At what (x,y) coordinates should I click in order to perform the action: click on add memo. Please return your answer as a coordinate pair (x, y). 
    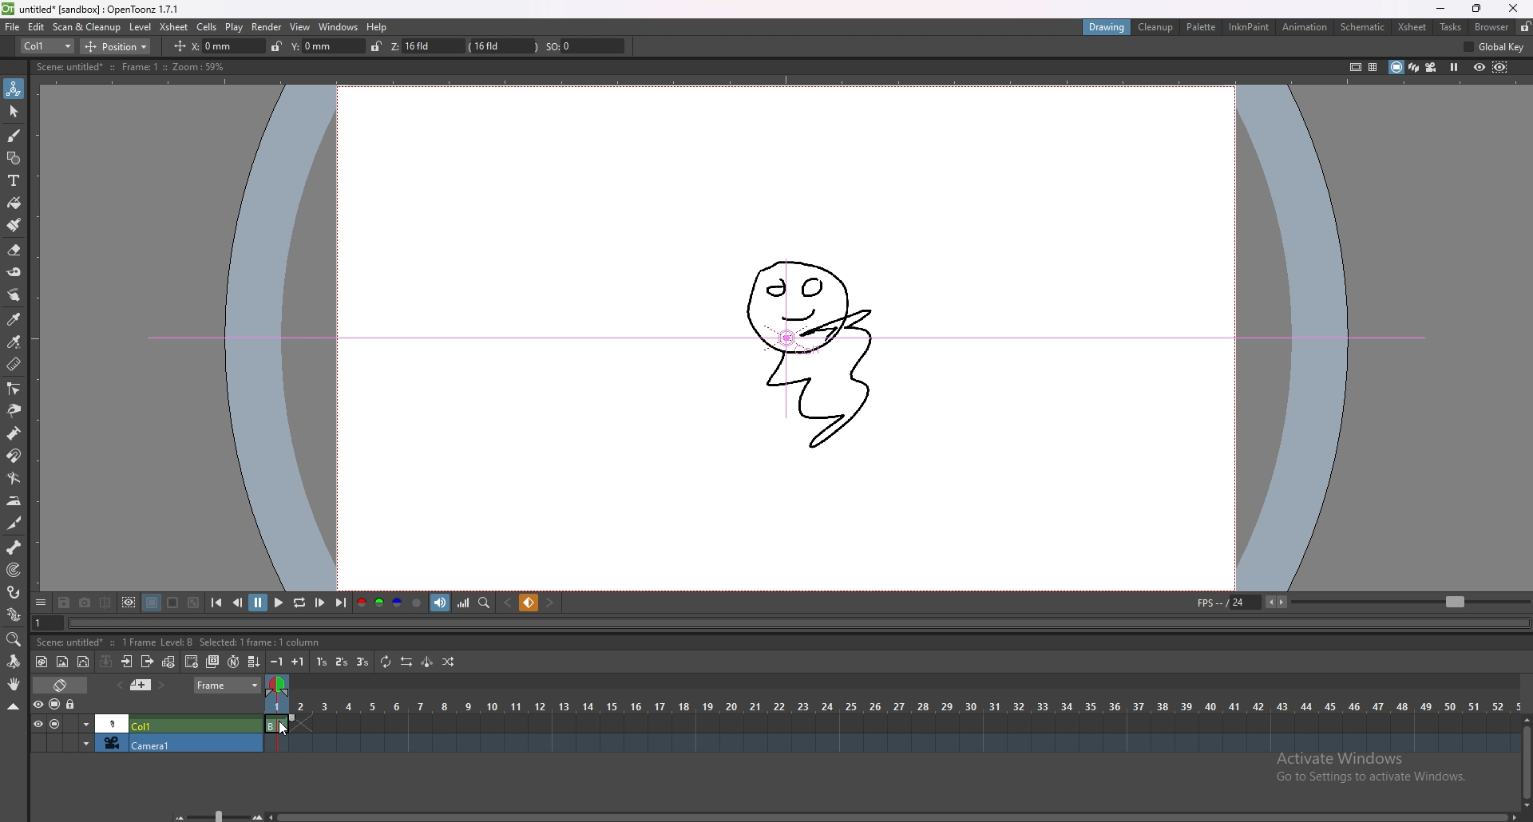
    Looking at the image, I should click on (141, 685).